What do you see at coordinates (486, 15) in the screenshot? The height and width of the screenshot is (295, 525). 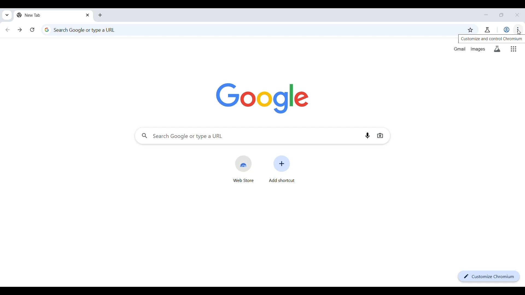 I see `Minimize` at bounding box center [486, 15].